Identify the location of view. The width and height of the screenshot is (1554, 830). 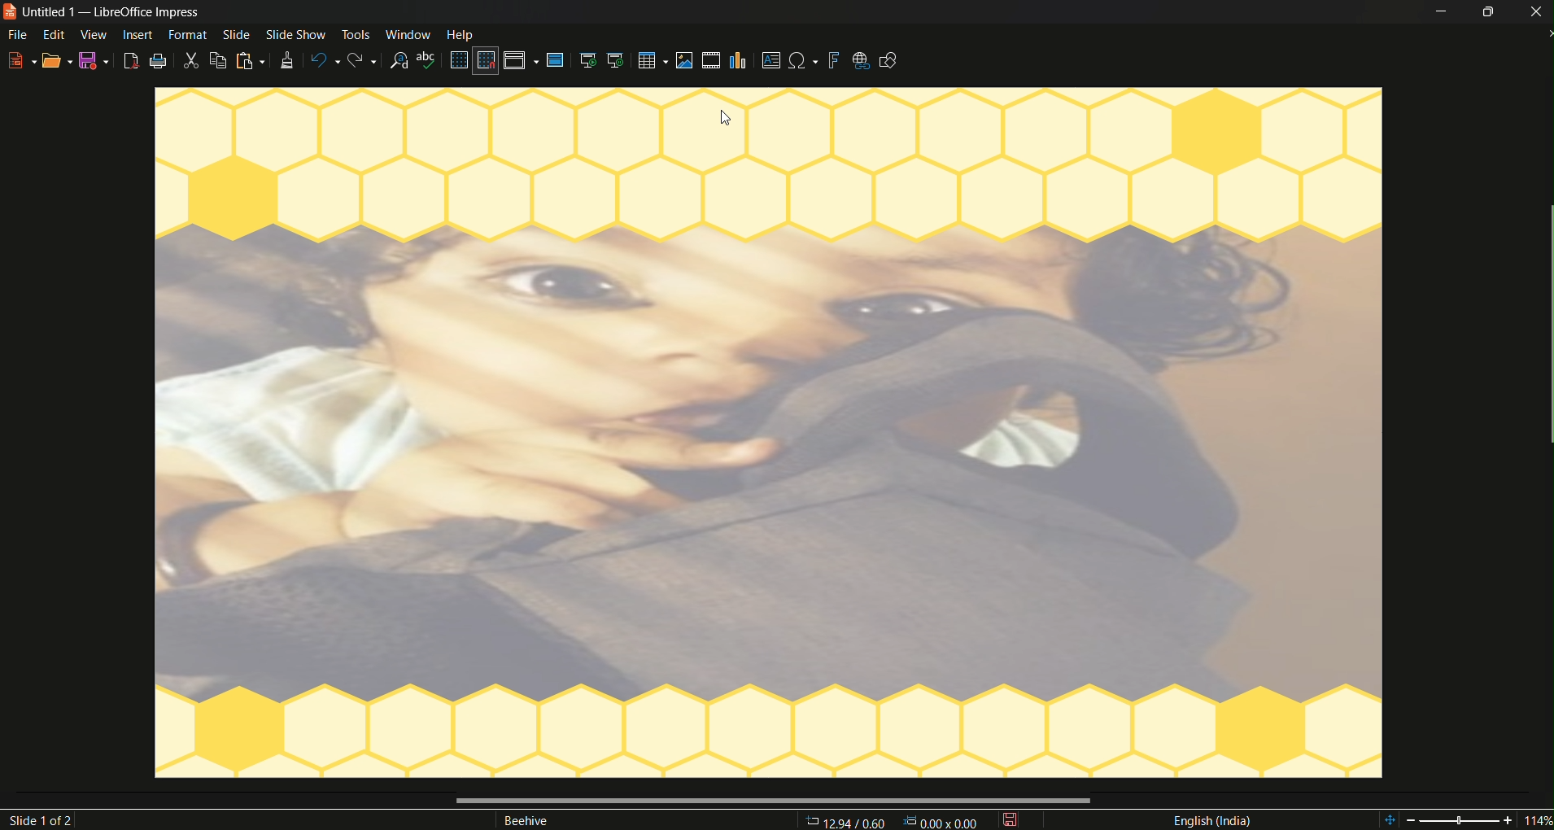
(94, 35).